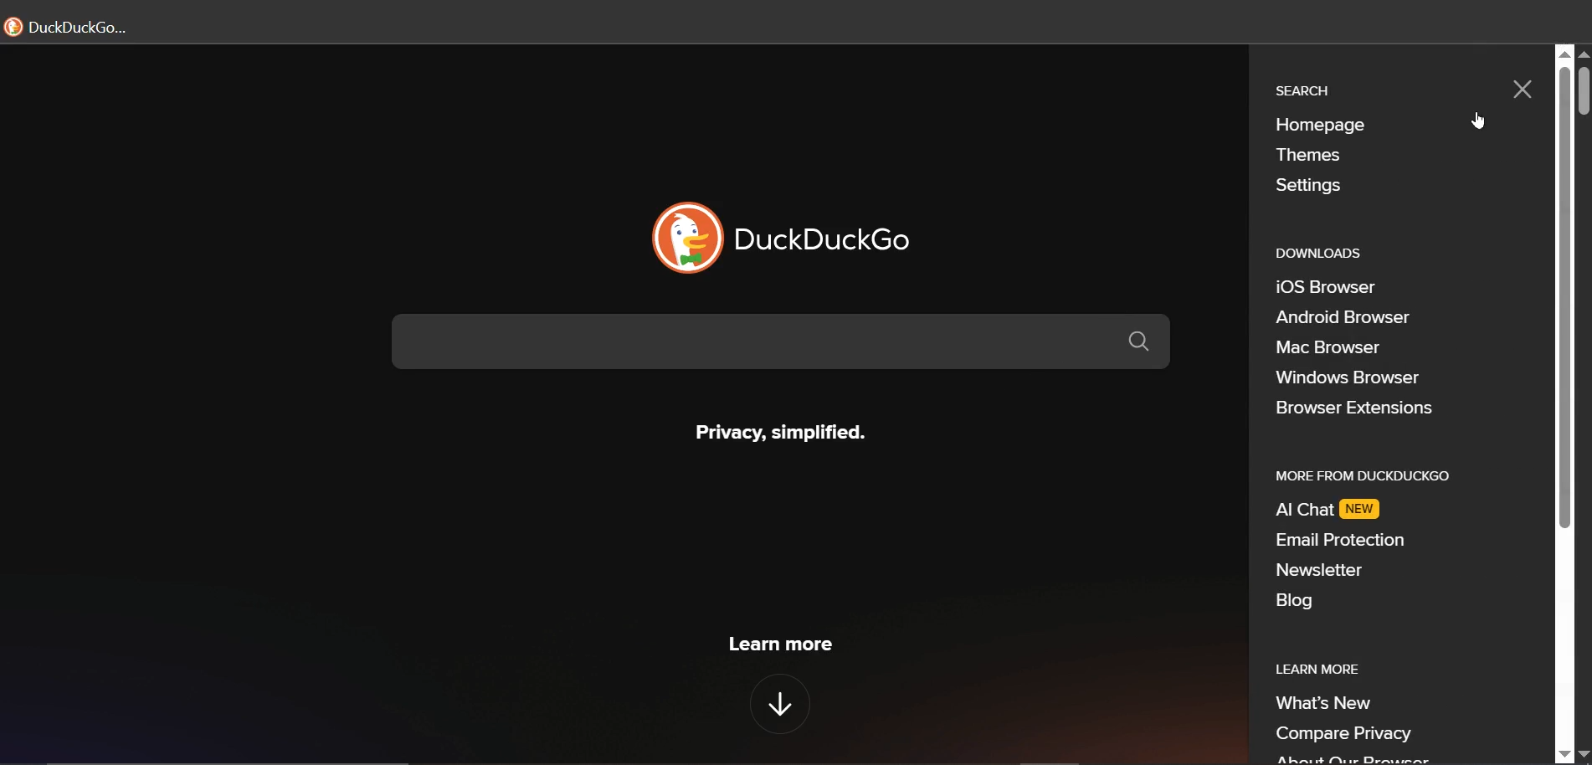 The image size is (1592, 765). What do you see at coordinates (789, 344) in the screenshot?
I see `search` at bounding box center [789, 344].